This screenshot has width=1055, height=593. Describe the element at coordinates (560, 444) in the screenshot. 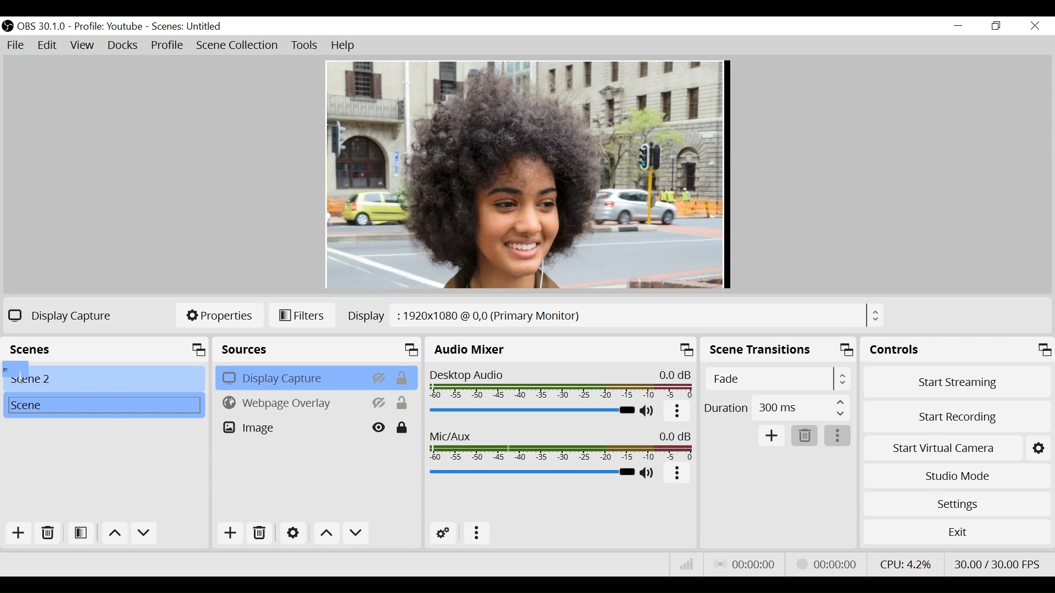

I see `Mic/Aux` at that location.